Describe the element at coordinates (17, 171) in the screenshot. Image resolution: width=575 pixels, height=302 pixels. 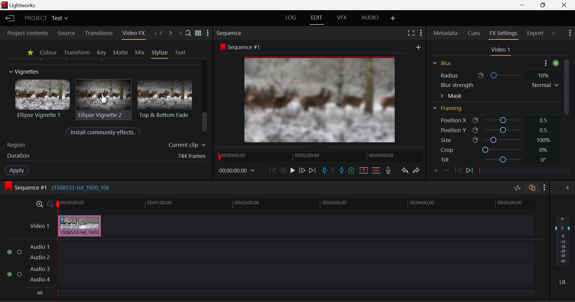
I see `Apply` at that location.